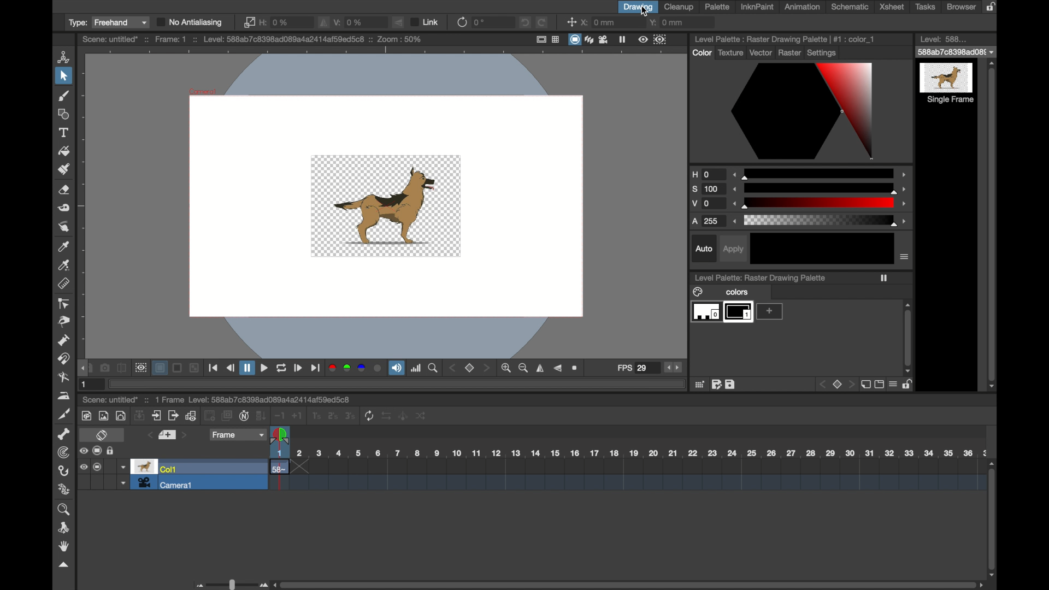 Image resolution: width=1049 pixels, height=590 pixels. I want to click on preview, so click(144, 466).